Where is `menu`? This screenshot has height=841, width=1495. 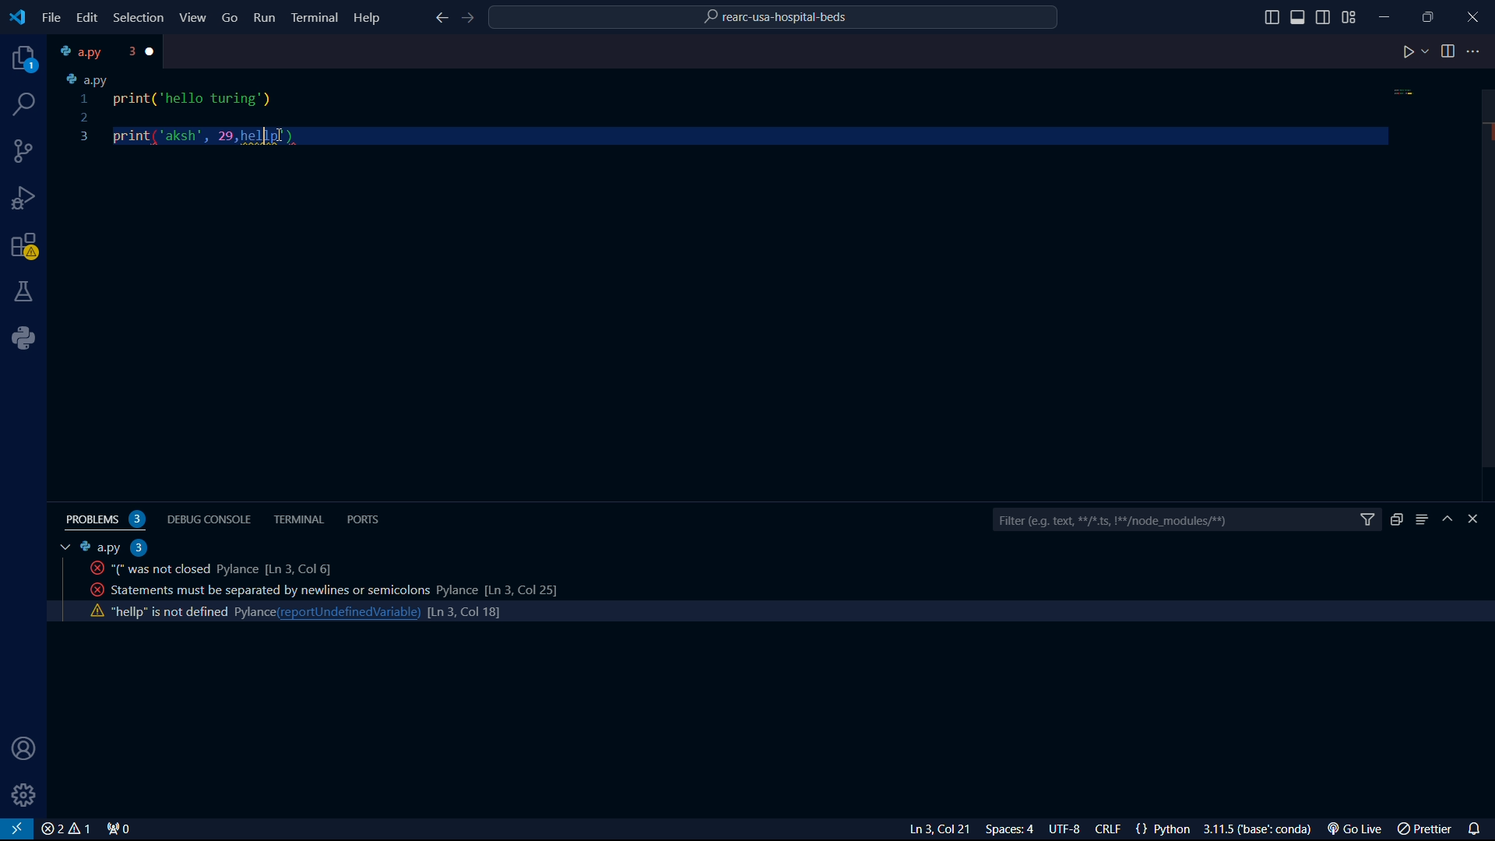 menu is located at coordinates (1422, 519).